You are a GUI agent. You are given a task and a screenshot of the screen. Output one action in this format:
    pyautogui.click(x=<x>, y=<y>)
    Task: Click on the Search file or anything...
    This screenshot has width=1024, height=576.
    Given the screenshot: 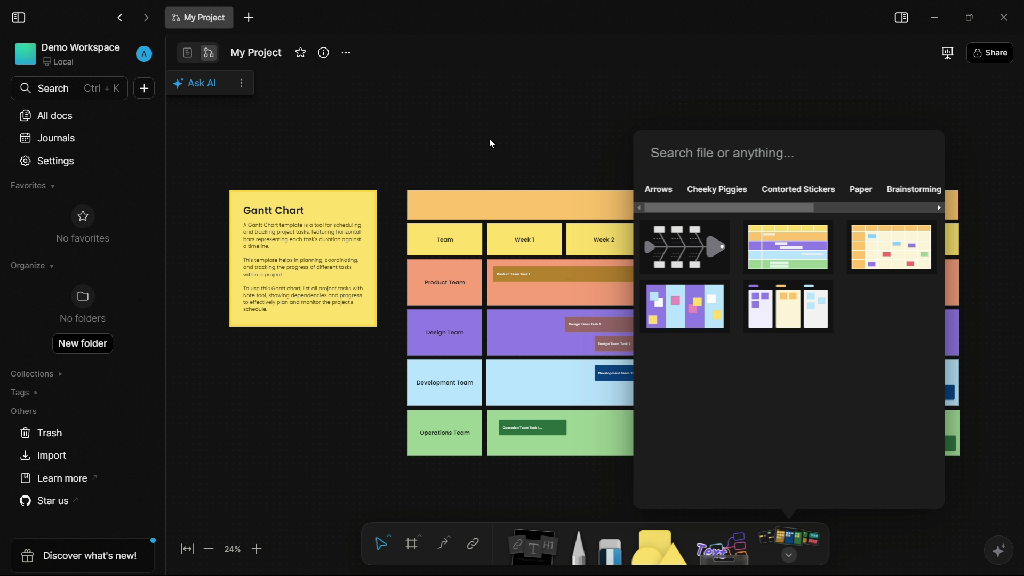 What is the action you would take?
    pyautogui.click(x=723, y=154)
    